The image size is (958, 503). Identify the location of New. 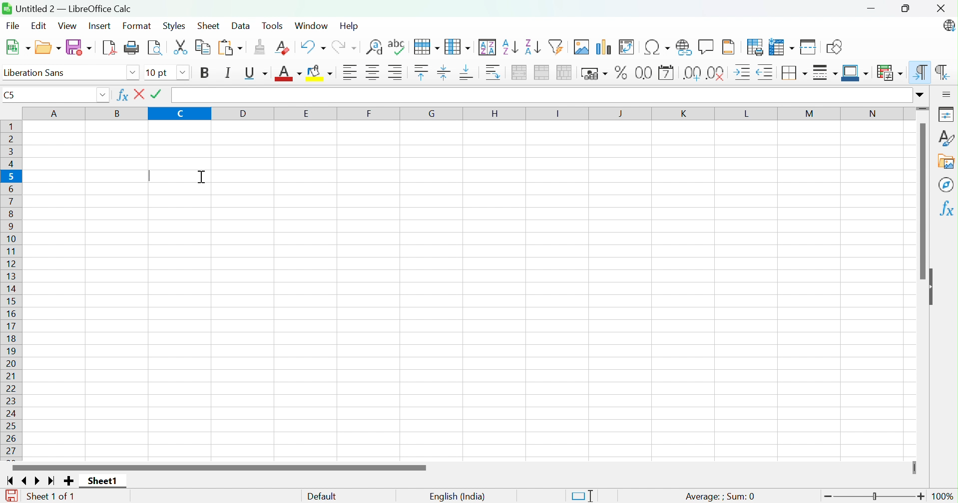
(18, 48).